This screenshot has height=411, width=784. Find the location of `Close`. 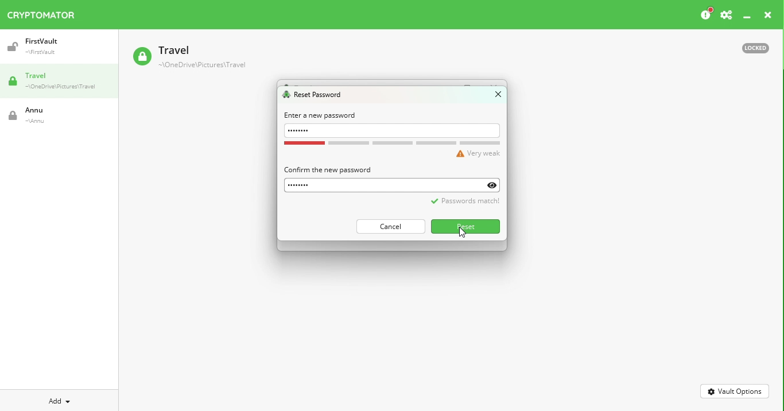

Close is located at coordinates (768, 17).